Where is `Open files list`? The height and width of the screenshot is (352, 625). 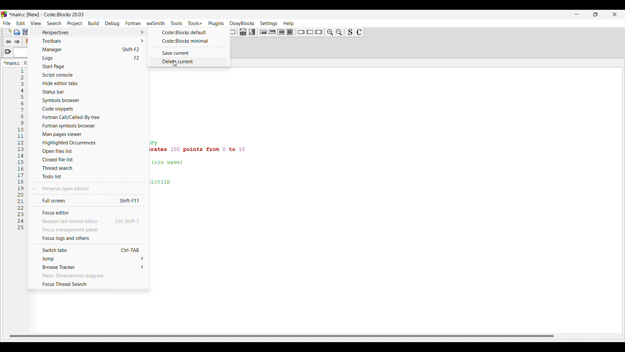
Open files list is located at coordinates (89, 151).